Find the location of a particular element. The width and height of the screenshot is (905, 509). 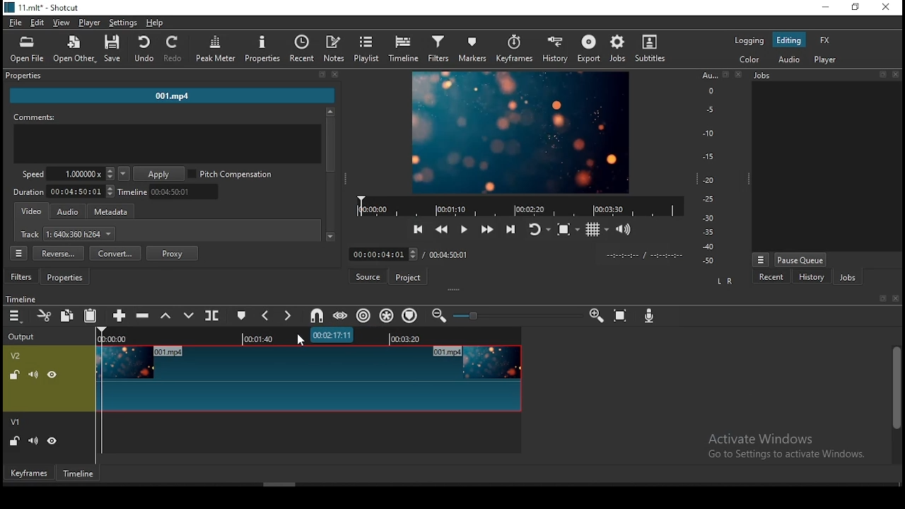

pitch compensation is located at coordinates (231, 175).